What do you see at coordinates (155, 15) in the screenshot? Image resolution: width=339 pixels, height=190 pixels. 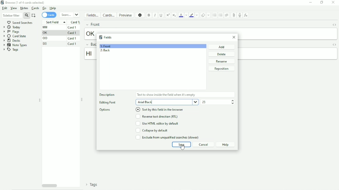 I see `Italic` at bounding box center [155, 15].